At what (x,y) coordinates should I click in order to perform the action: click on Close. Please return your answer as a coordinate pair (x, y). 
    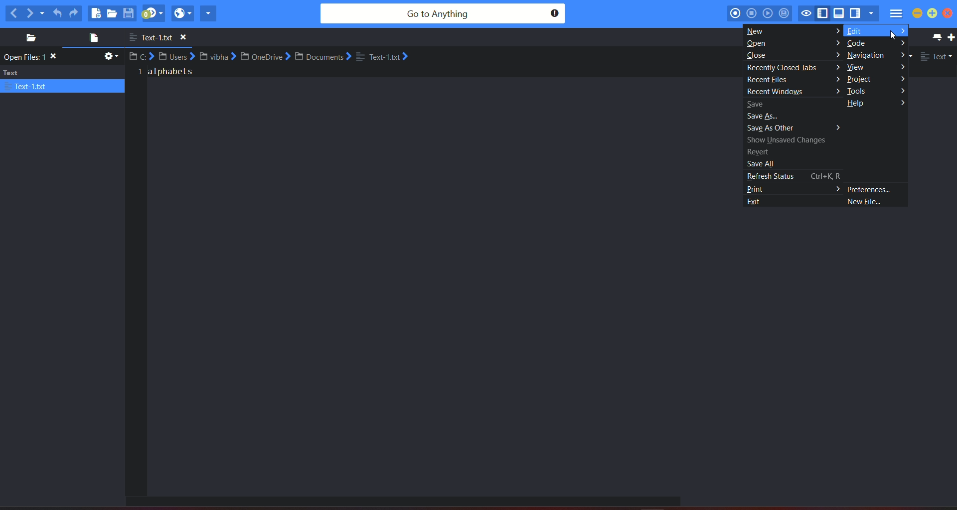
    Looking at the image, I should click on (759, 55).